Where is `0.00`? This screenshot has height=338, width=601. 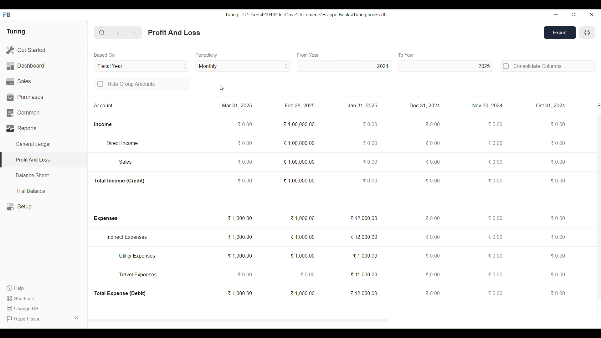 0.00 is located at coordinates (558, 255).